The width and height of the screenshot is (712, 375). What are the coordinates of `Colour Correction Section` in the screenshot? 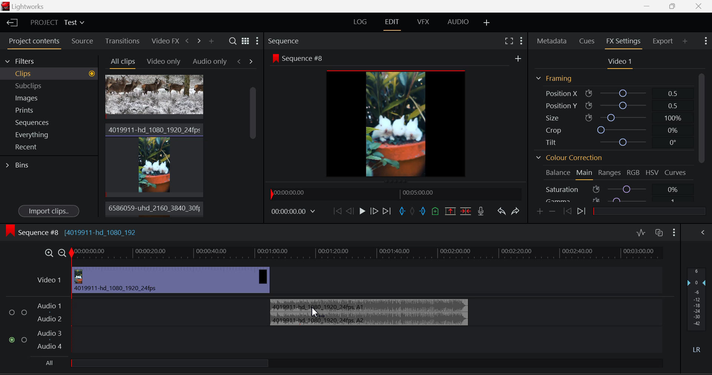 It's located at (568, 158).